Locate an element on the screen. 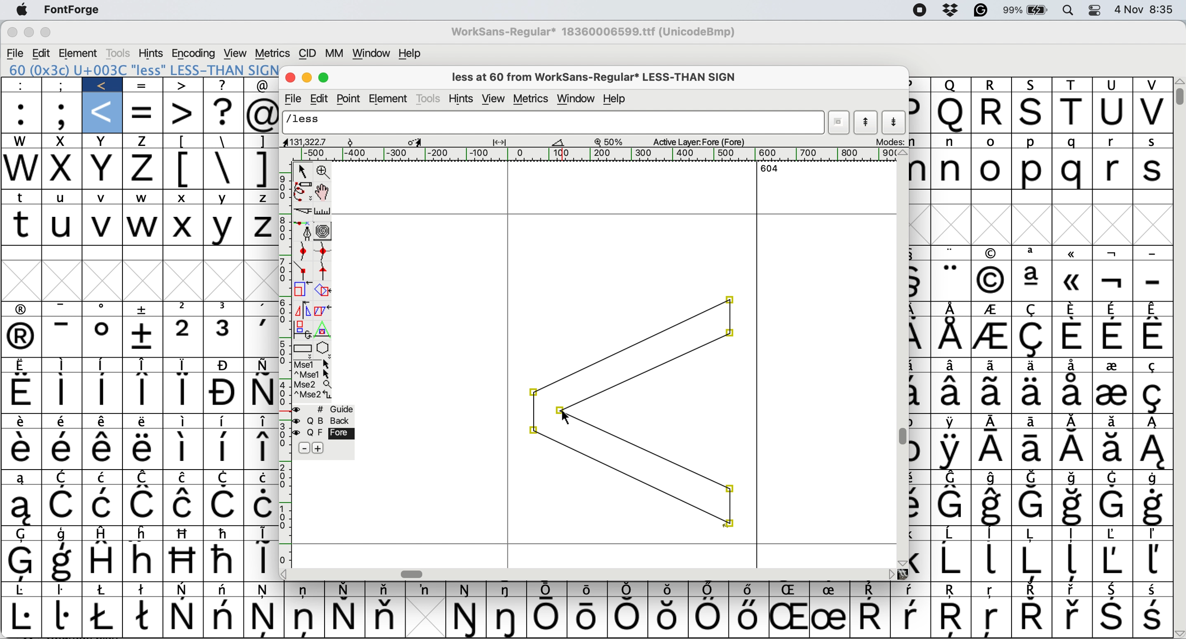 The image size is (1186, 639). z is located at coordinates (143, 142).